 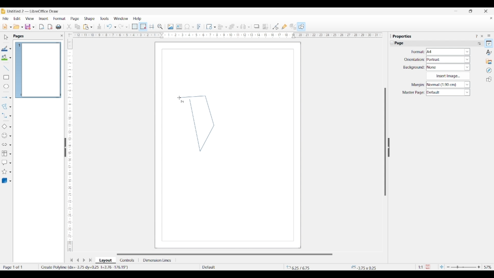 What do you see at coordinates (29, 19) in the screenshot?
I see `View options` at bounding box center [29, 19].